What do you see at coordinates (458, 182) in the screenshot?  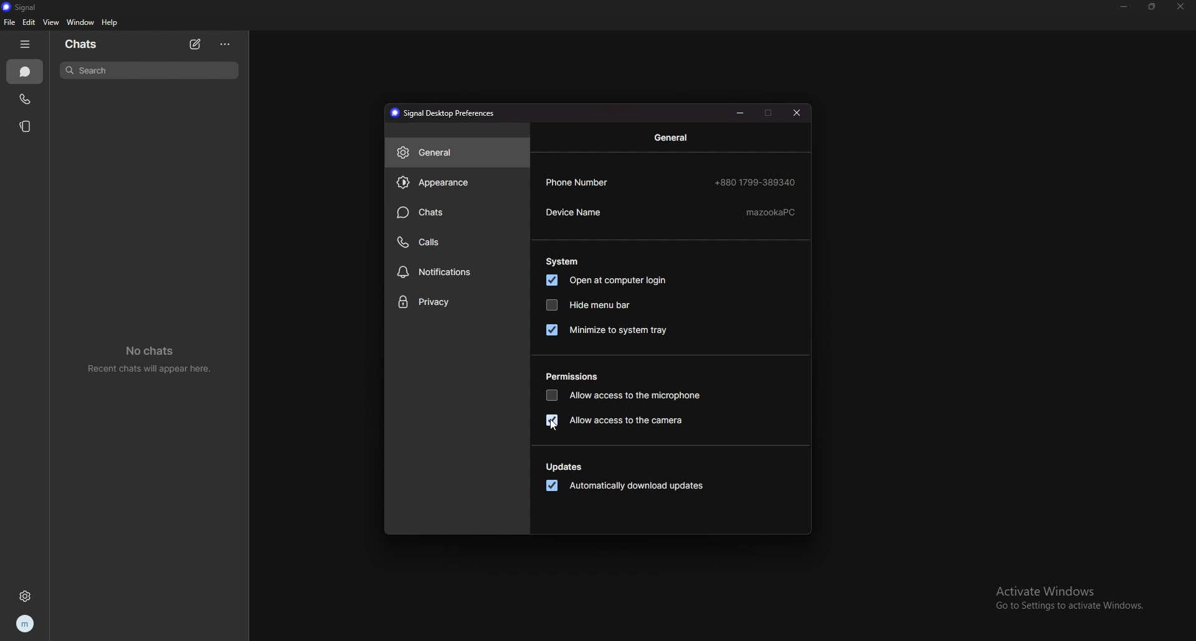 I see `appearance` at bounding box center [458, 182].